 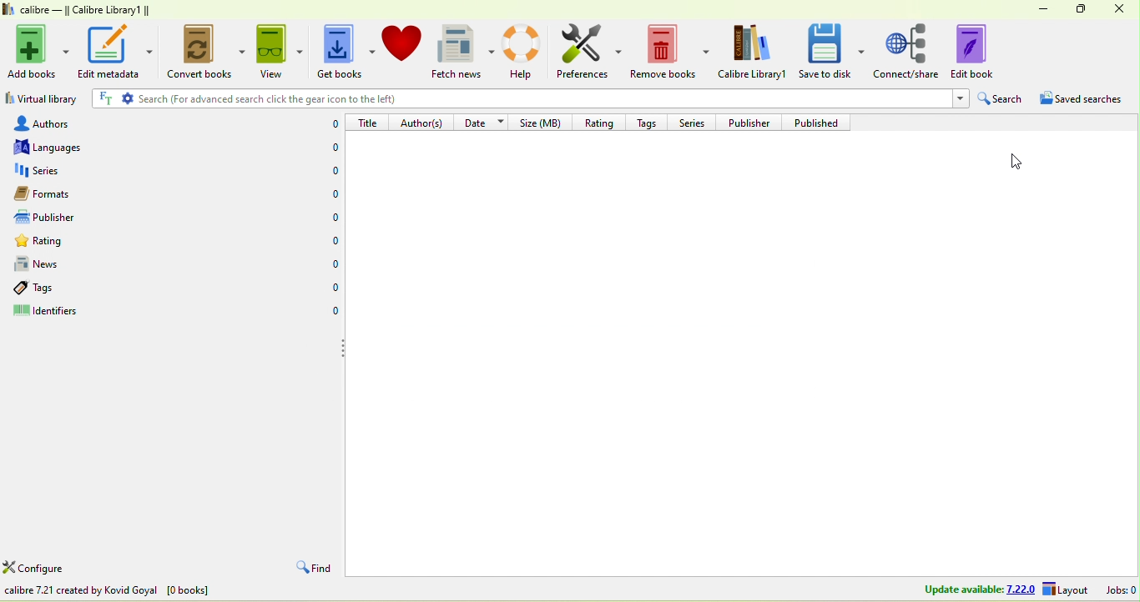 I want to click on find, so click(x=311, y=569).